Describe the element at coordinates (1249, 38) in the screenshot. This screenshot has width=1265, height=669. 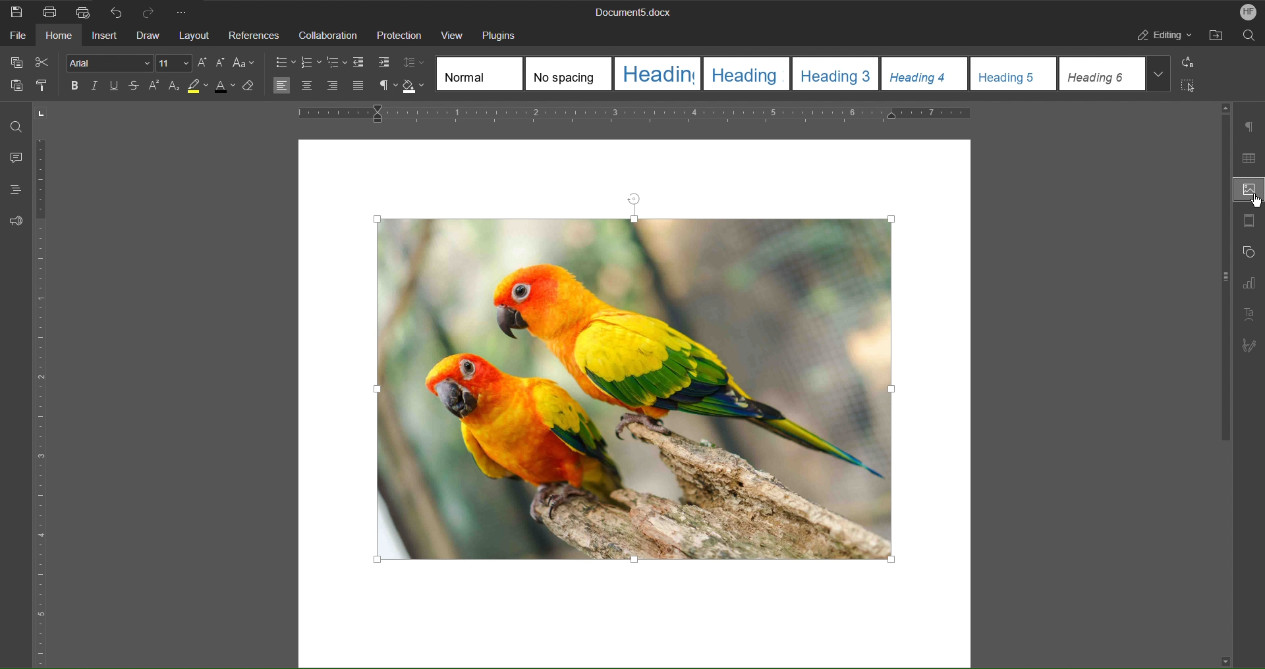
I see `Search` at that location.